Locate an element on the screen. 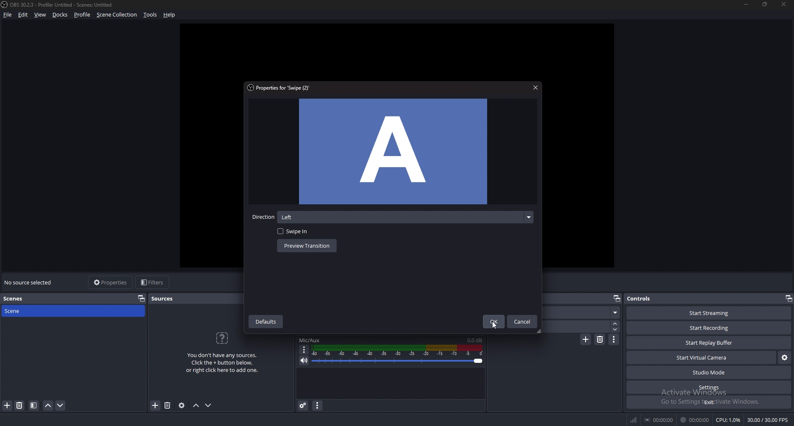  source properties settings is located at coordinates (182, 405).